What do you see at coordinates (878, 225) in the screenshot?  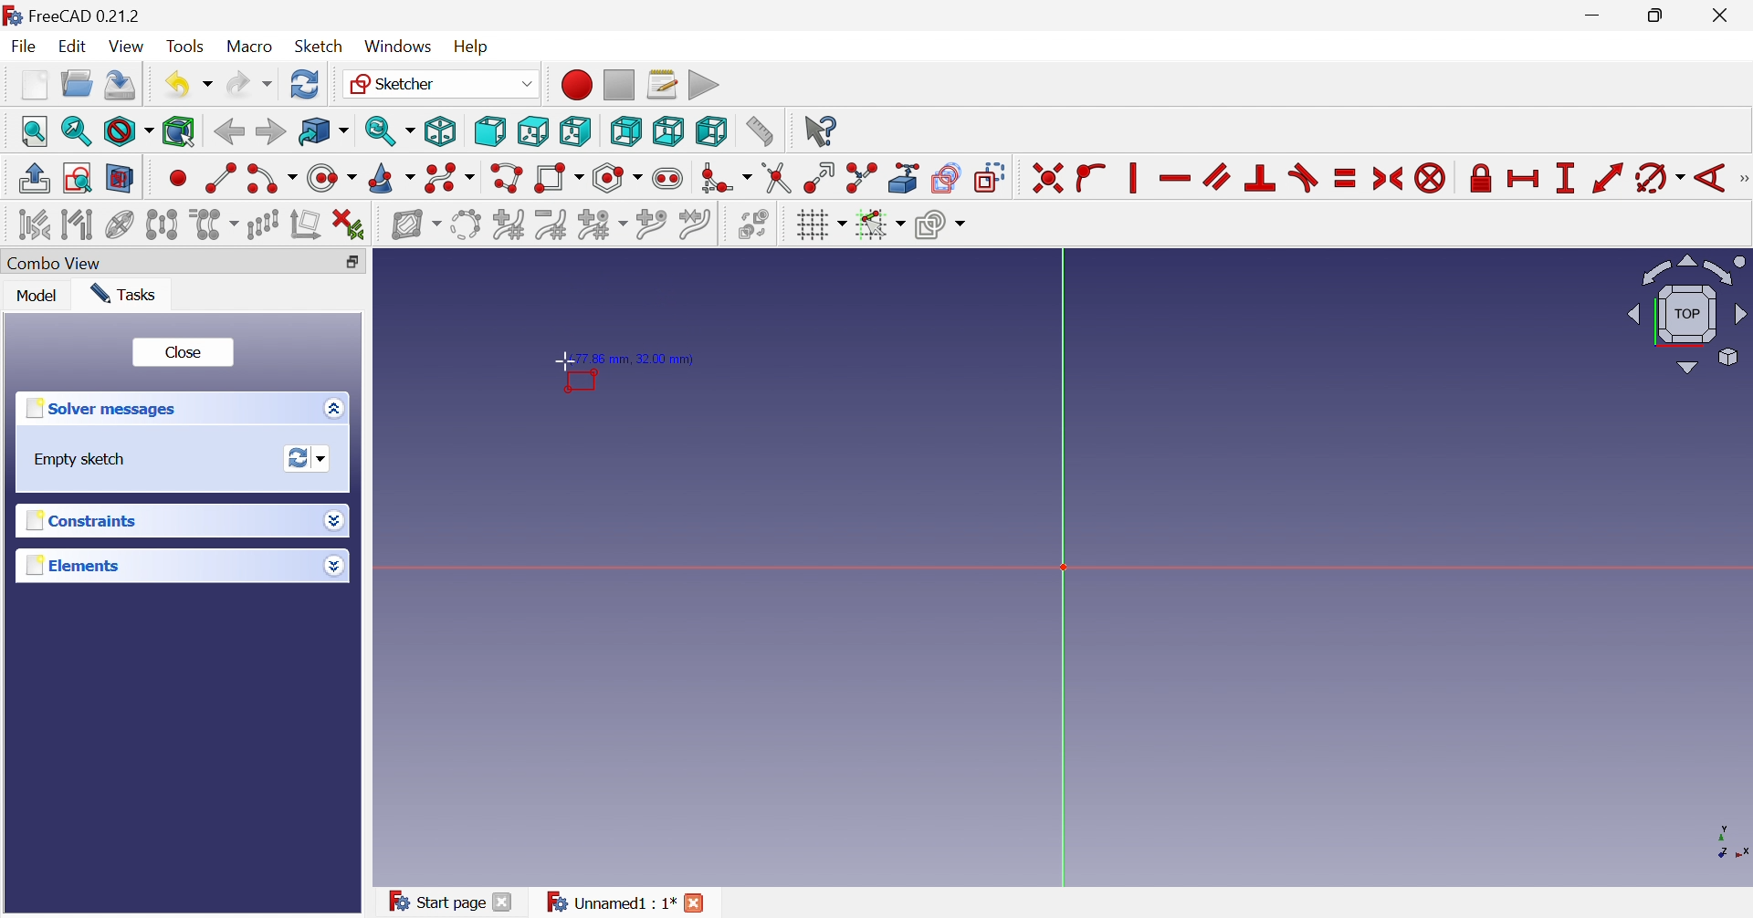 I see `Toggle snap` at bounding box center [878, 225].